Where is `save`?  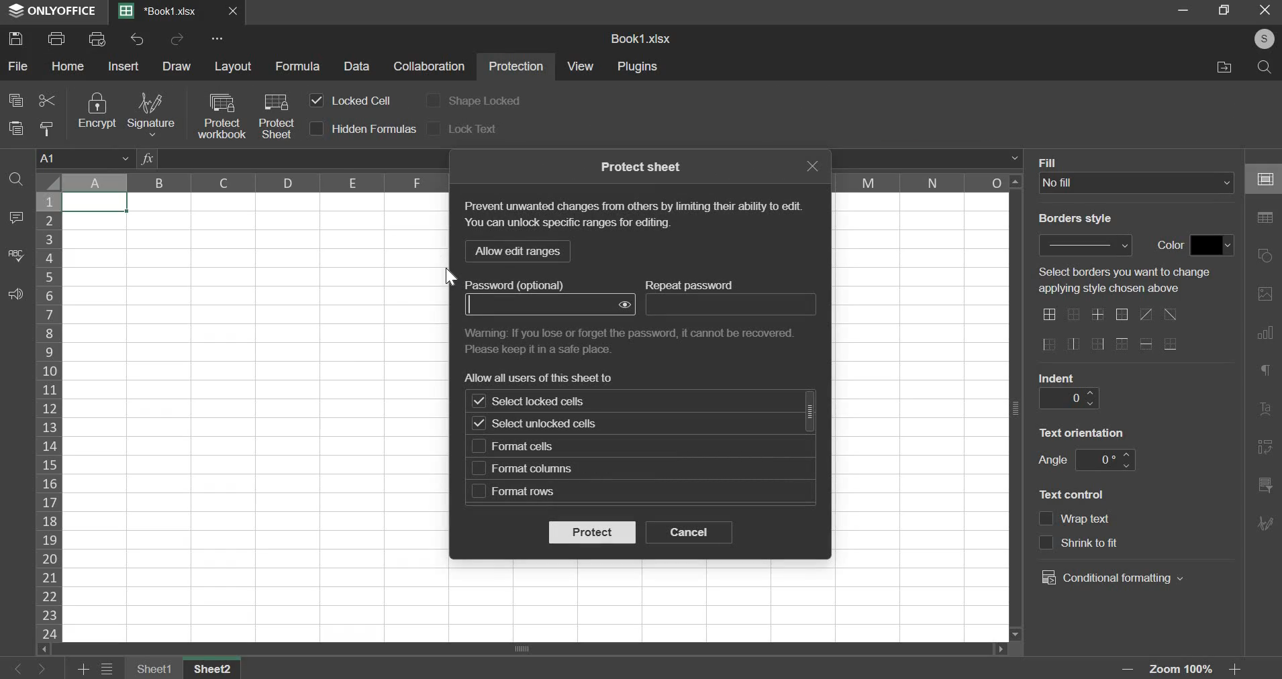
save is located at coordinates (16, 37).